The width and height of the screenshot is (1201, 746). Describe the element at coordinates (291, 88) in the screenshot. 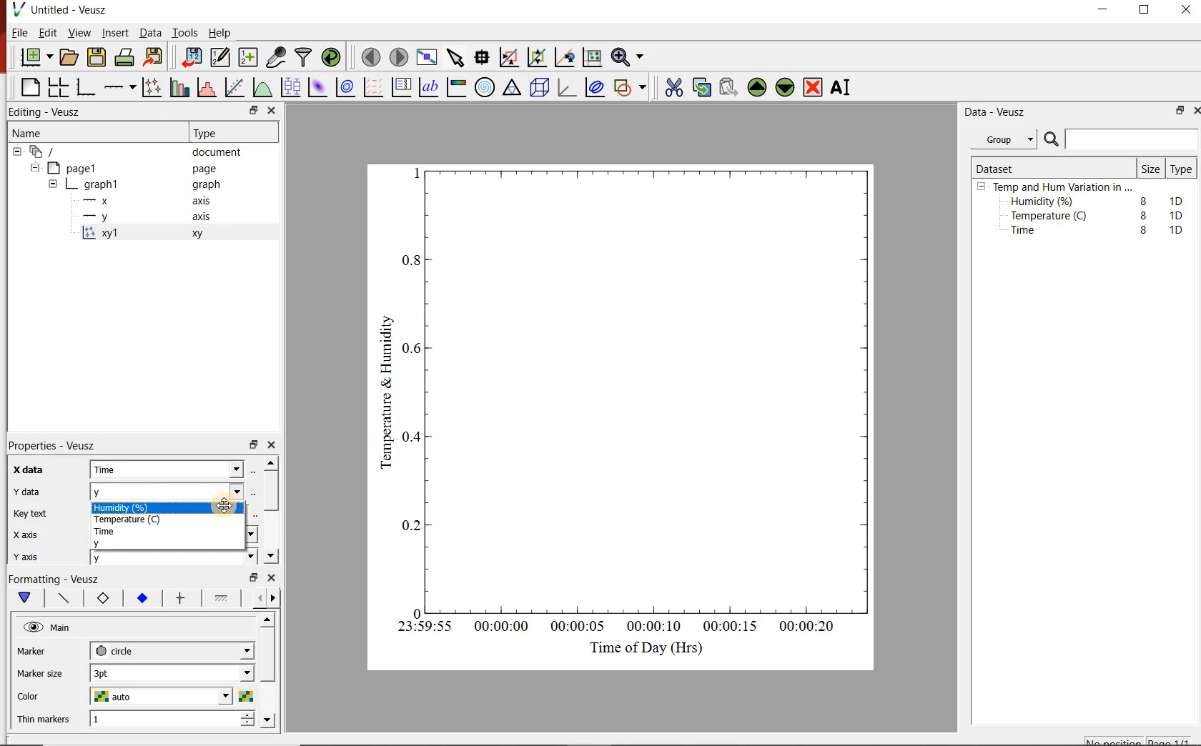

I see `plot box plots` at that location.